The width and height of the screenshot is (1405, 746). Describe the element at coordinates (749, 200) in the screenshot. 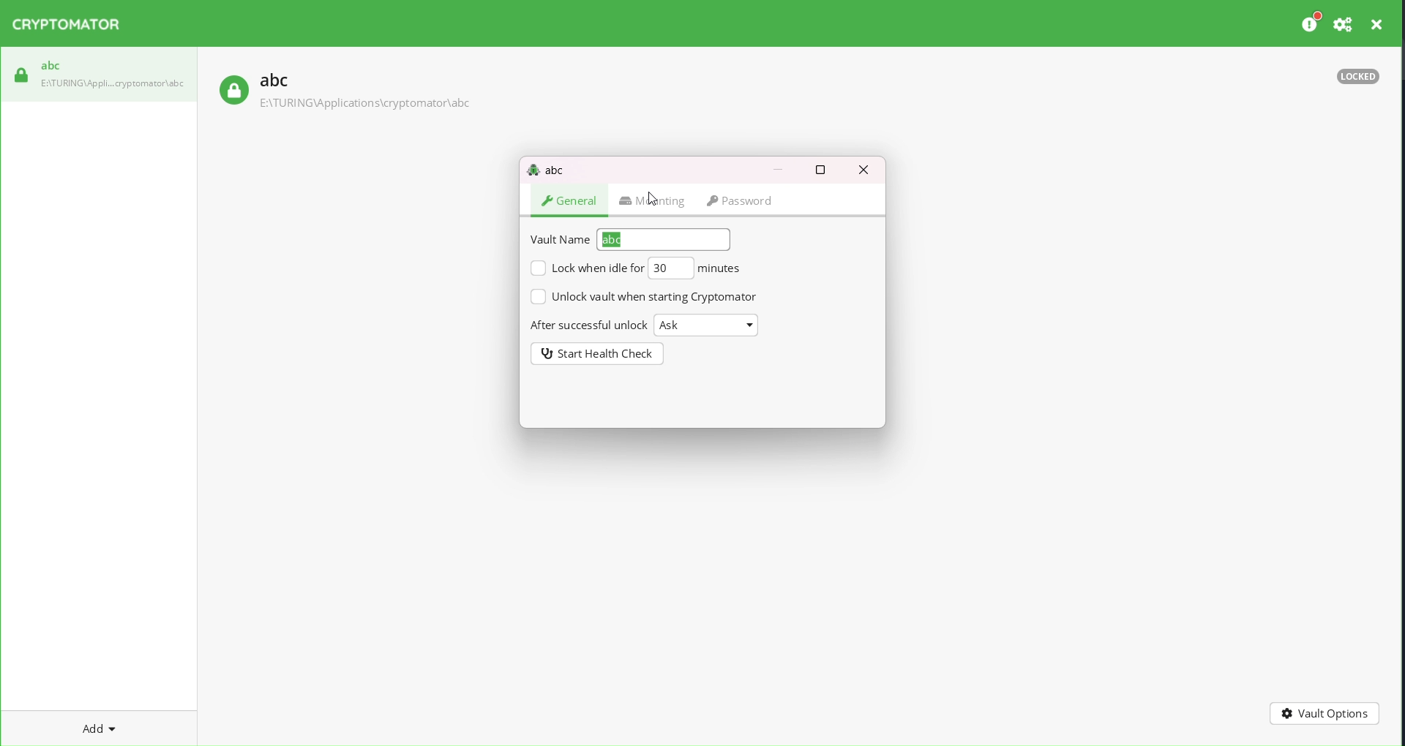

I see `password` at that location.